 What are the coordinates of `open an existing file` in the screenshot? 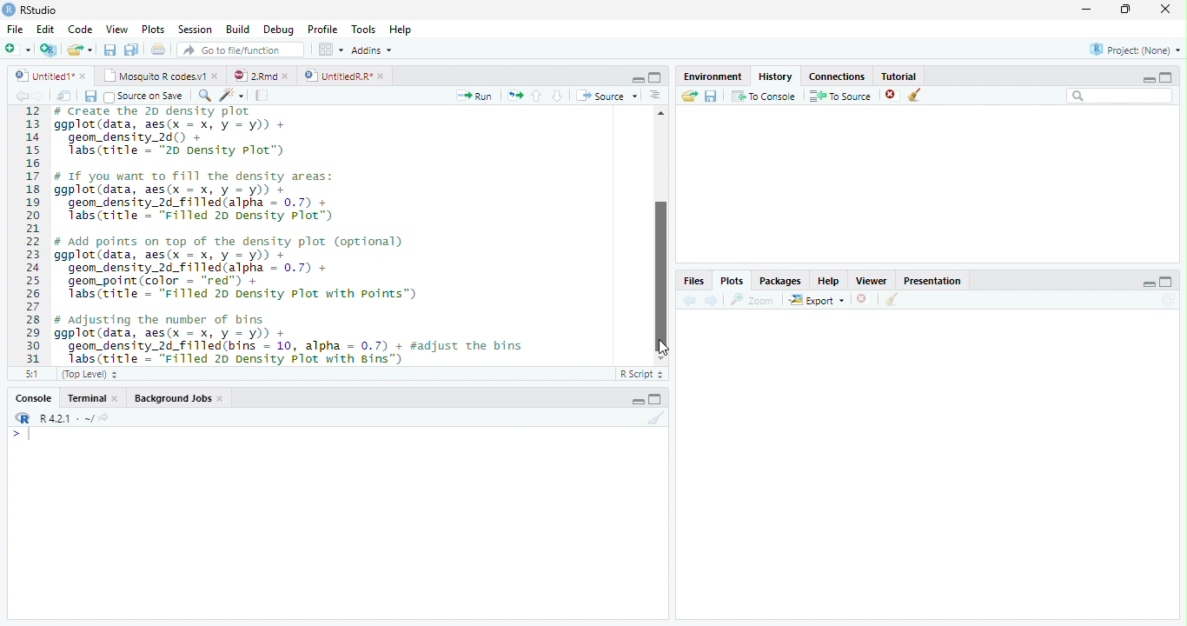 It's located at (78, 50).